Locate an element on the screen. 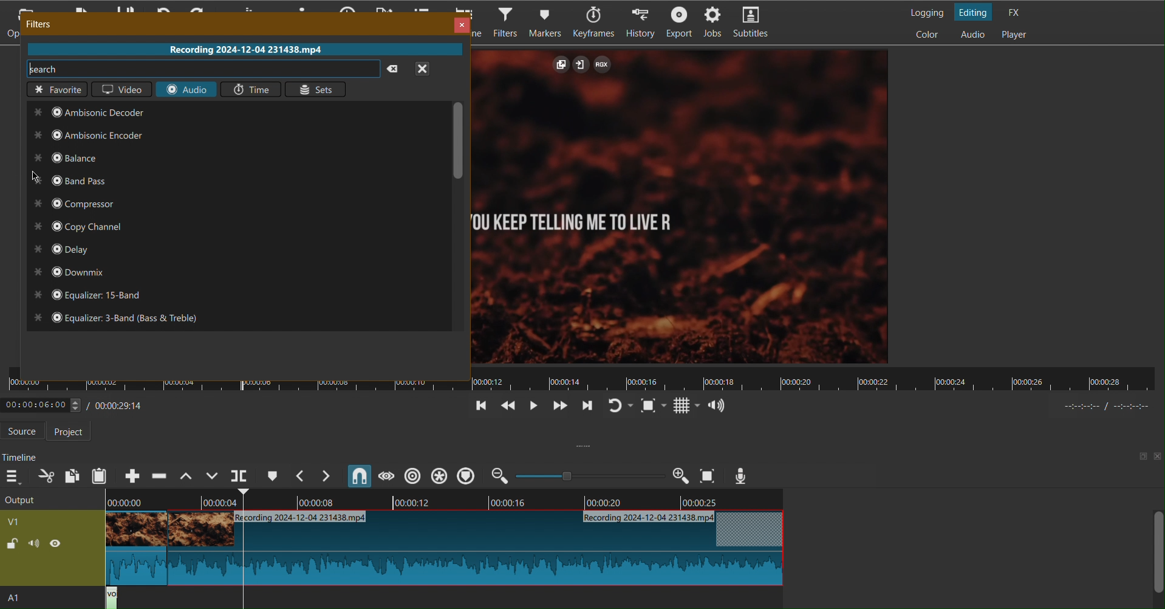  Clip View is located at coordinates (683, 206).